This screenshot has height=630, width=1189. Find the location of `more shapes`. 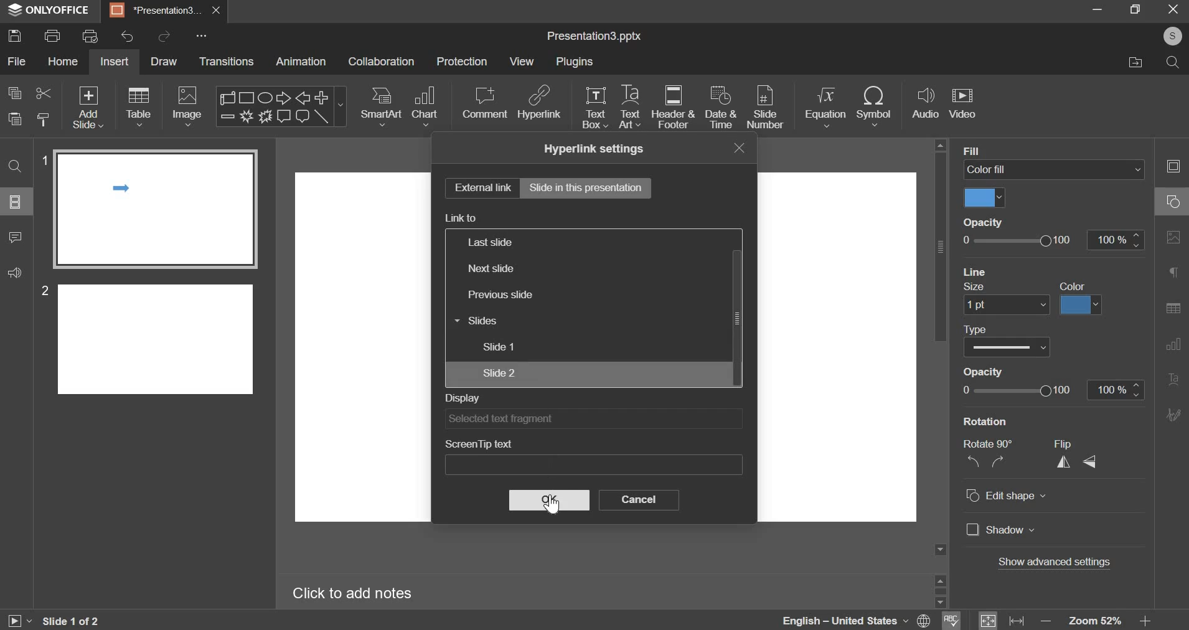

more shapes is located at coordinates (342, 108).